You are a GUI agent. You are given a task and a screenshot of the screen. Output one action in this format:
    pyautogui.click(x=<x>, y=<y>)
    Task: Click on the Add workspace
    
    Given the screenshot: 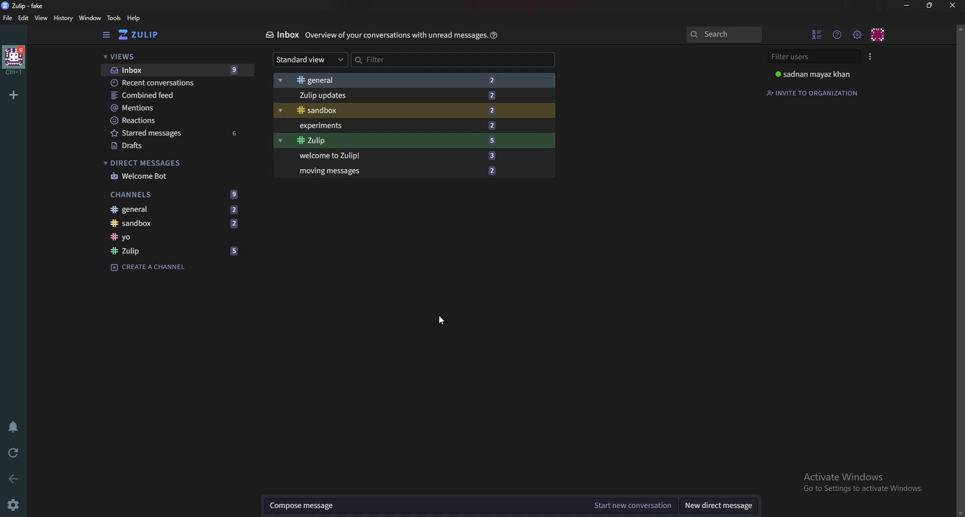 What is the action you would take?
    pyautogui.click(x=16, y=94)
    